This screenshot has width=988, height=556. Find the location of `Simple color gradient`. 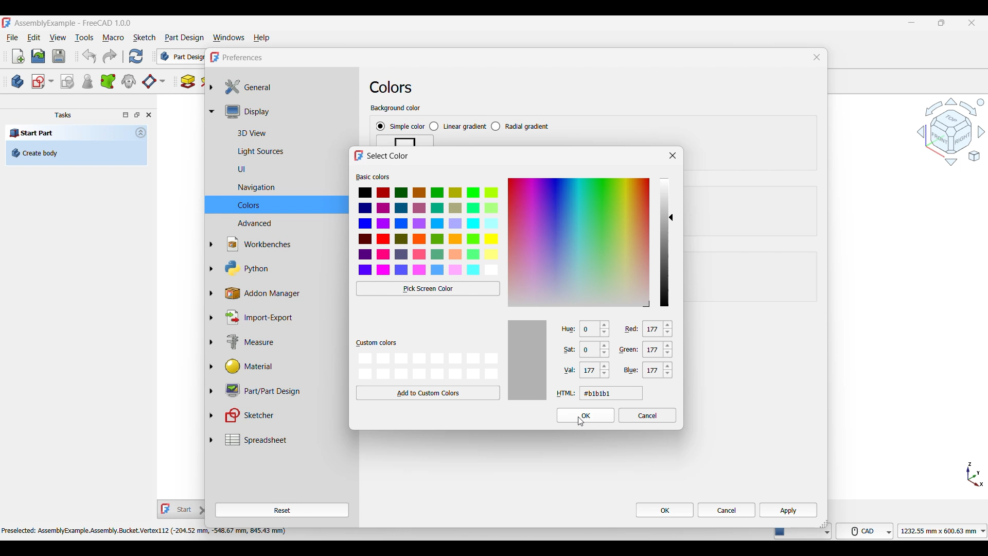

Simple color gradient is located at coordinates (400, 127).